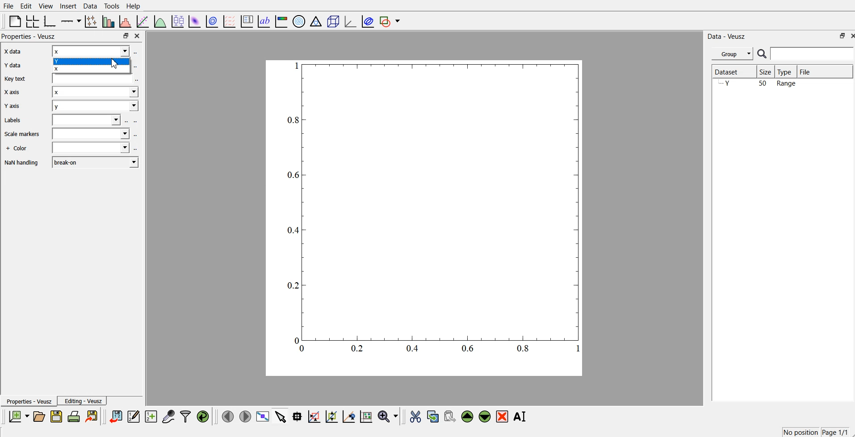 The image size is (855, 437). What do you see at coordinates (29, 401) in the screenshot?
I see `Properties - Veusz` at bounding box center [29, 401].